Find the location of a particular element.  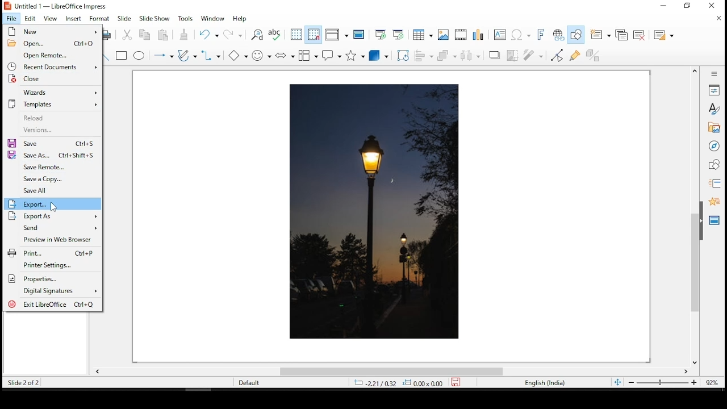

sidebar settings is located at coordinates (712, 74).